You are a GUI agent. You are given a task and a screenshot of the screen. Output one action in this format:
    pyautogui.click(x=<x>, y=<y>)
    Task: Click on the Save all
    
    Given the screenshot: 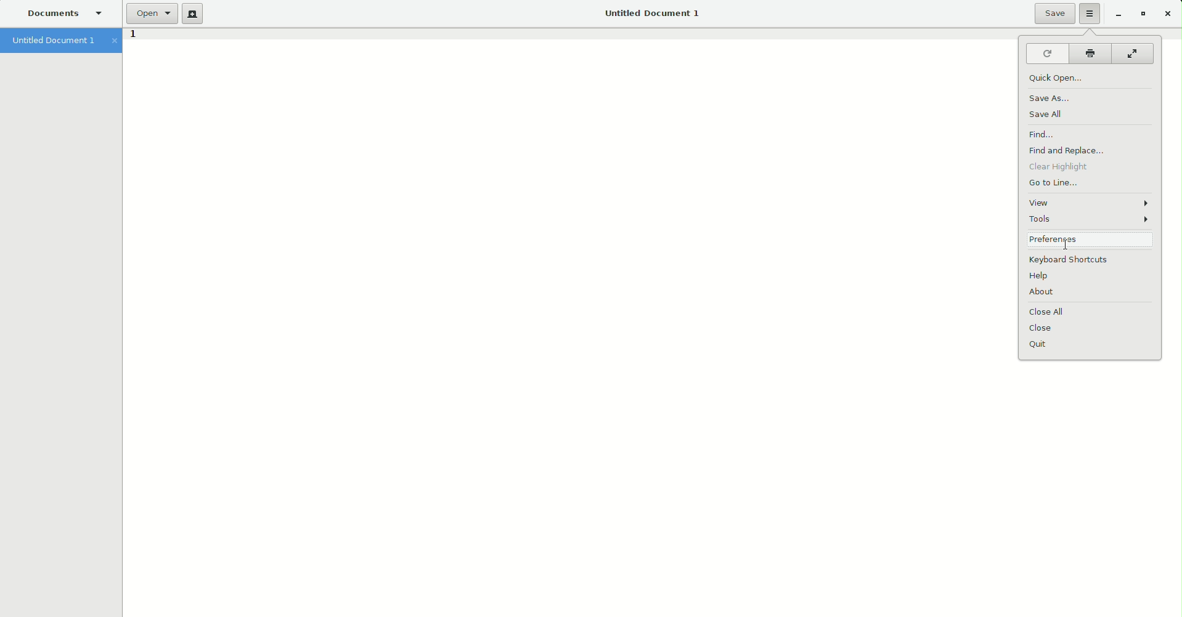 What is the action you would take?
    pyautogui.click(x=1048, y=115)
    